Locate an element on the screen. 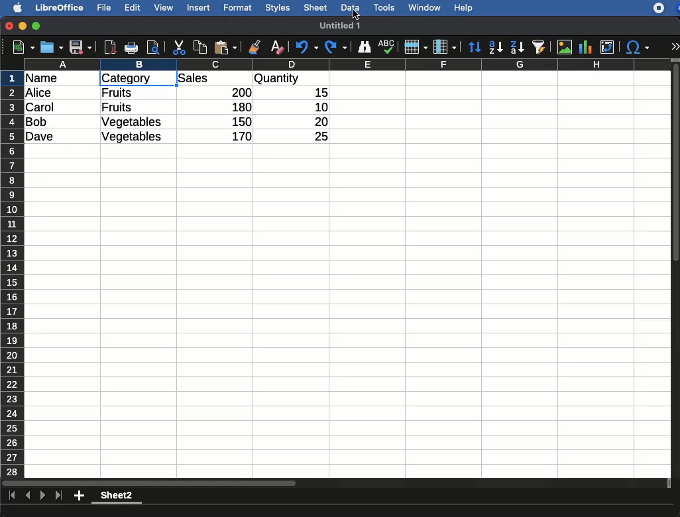  170 is located at coordinates (238, 137).